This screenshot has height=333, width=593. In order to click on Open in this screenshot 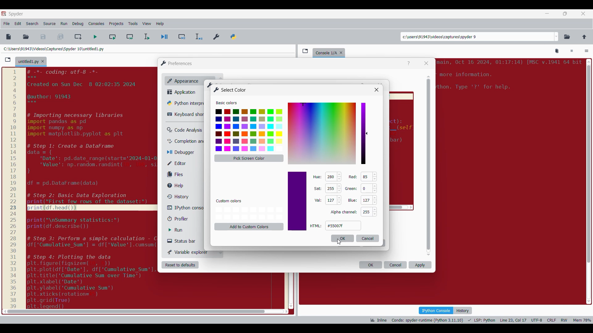, I will do `click(26, 37)`.